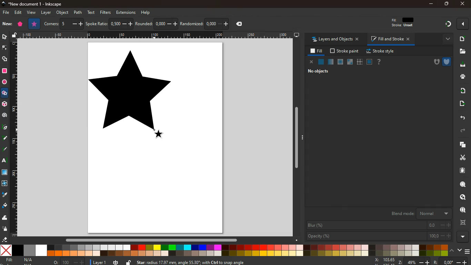 The image size is (471, 265). What do you see at coordinates (155, 241) in the screenshot?
I see `Horizontal scroll bar` at bounding box center [155, 241].